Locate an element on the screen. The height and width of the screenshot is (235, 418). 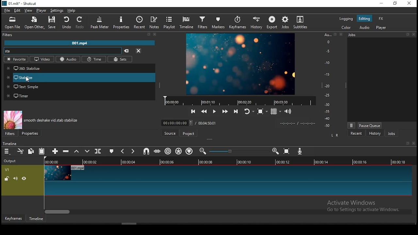
ripple delete is located at coordinates (66, 151).